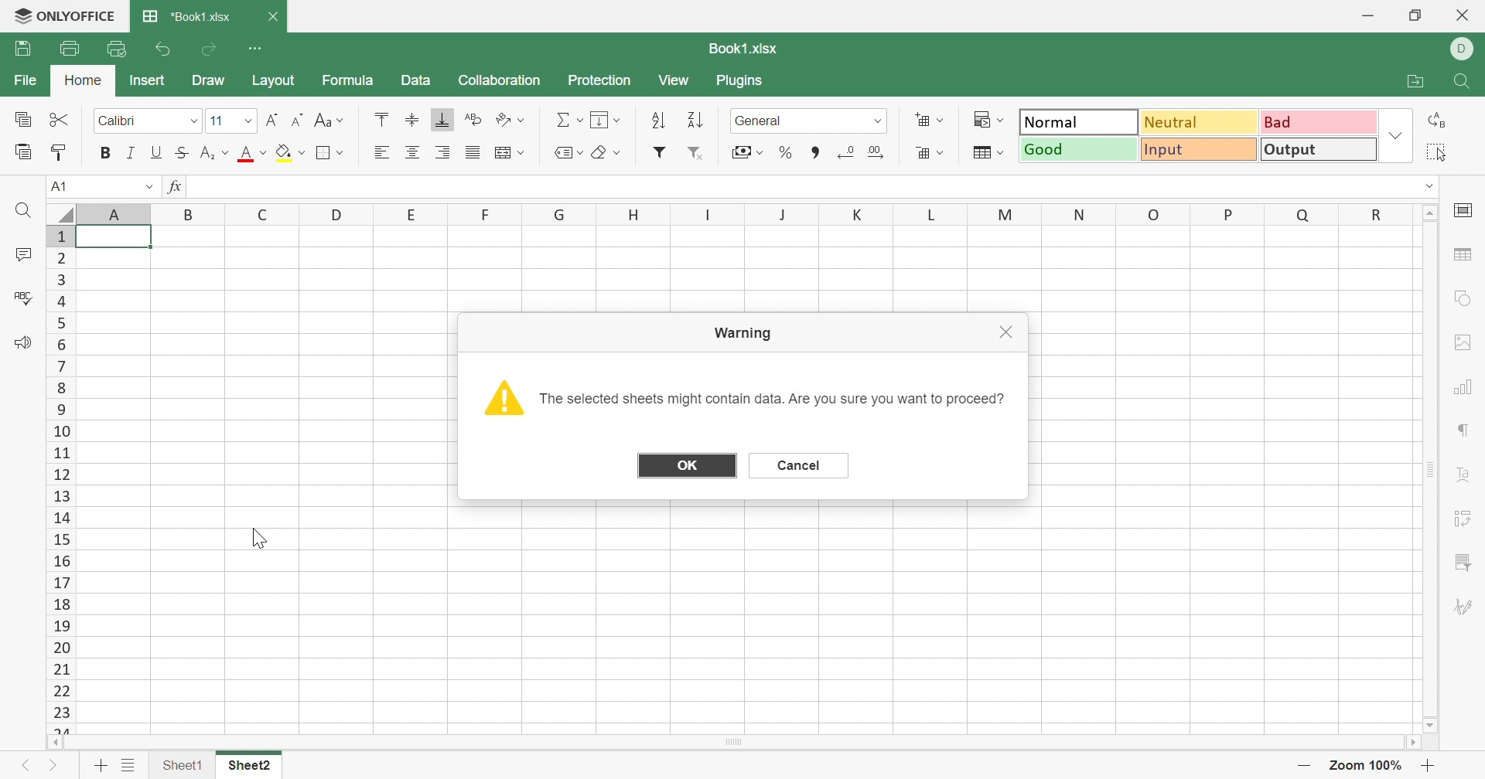 The height and width of the screenshot is (779, 1485). I want to click on table settings, so click(1466, 257).